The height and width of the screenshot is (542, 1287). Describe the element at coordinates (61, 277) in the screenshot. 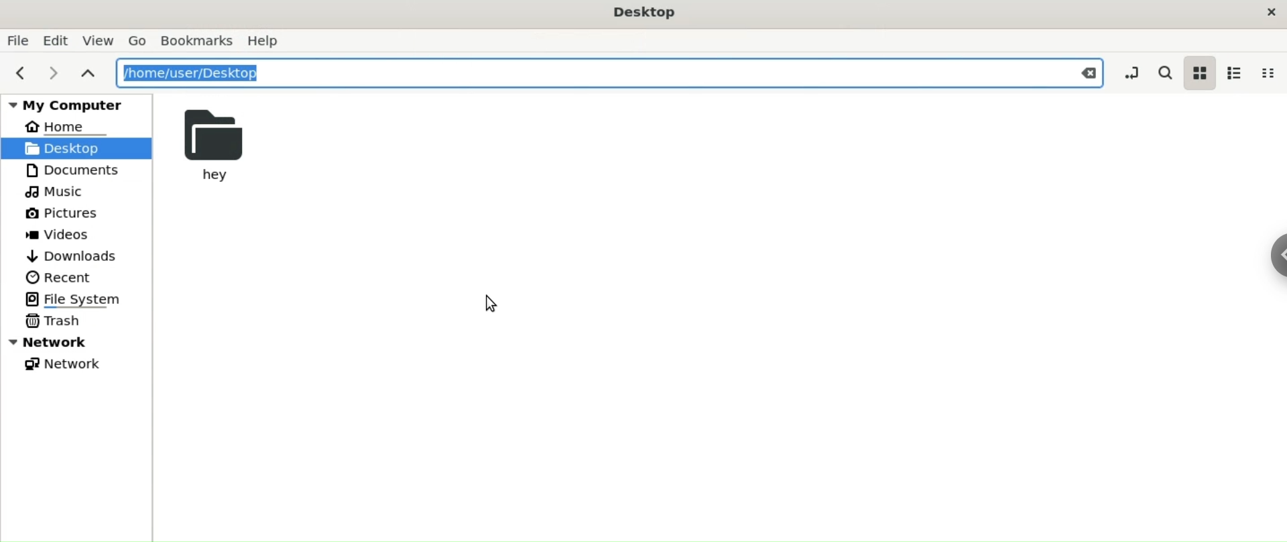

I see `Recent` at that location.